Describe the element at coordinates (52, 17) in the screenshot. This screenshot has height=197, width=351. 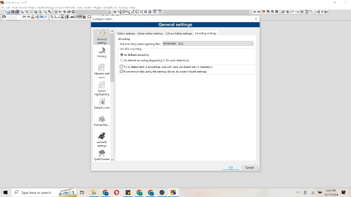
I see `Arrow` at that location.